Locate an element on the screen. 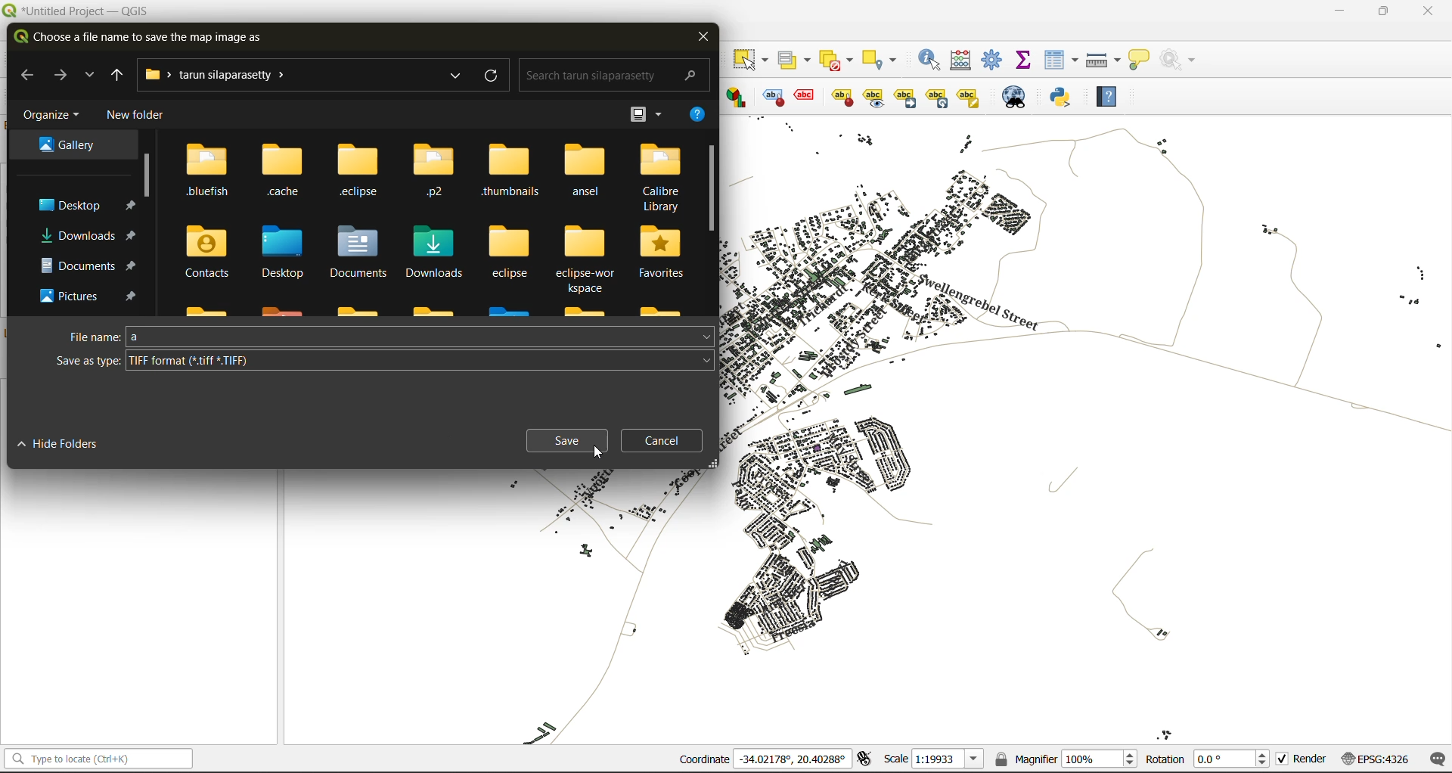  toggle extents is located at coordinates (863, 759).